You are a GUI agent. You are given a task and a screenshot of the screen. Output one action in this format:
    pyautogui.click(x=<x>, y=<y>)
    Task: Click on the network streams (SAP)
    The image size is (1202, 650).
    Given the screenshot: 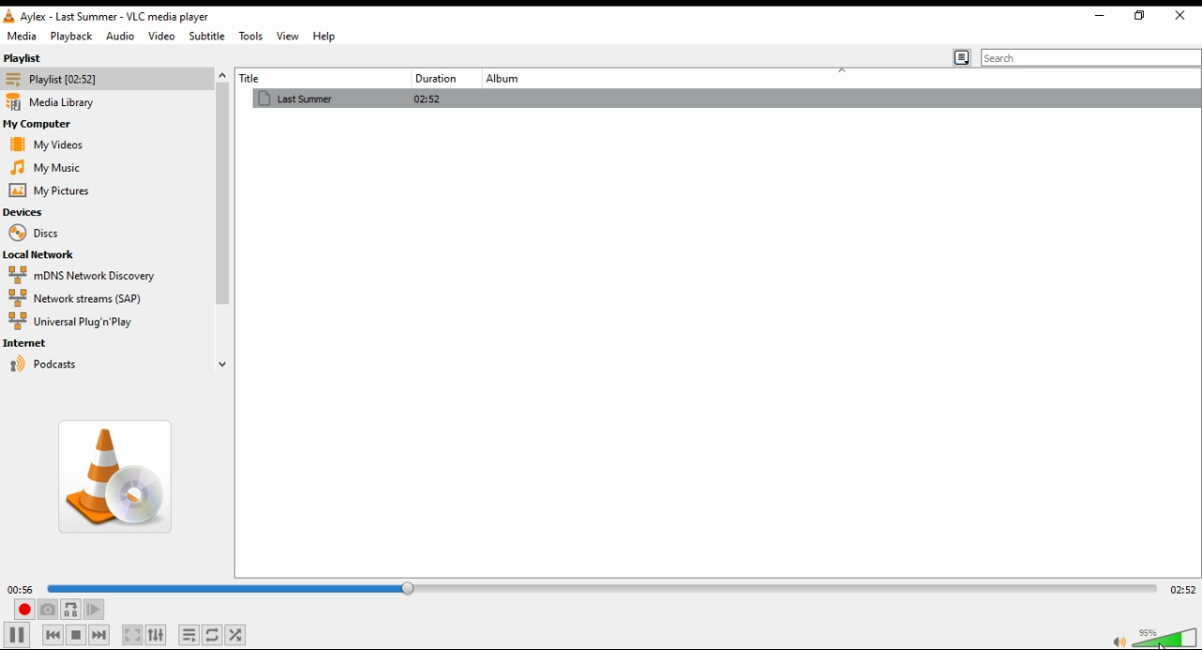 What is the action you would take?
    pyautogui.click(x=92, y=298)
    